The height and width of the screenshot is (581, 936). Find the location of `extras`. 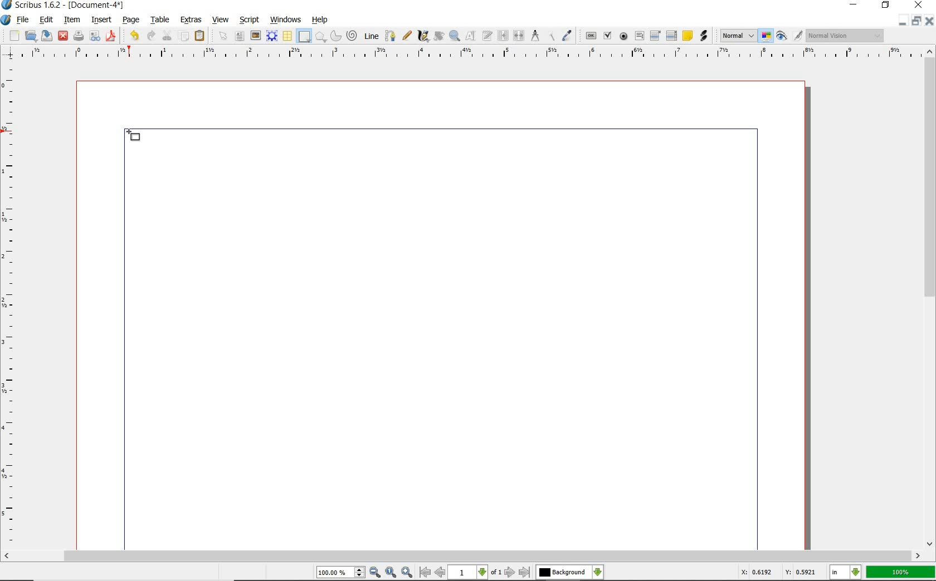

extras is located at coordinates (190, 20).